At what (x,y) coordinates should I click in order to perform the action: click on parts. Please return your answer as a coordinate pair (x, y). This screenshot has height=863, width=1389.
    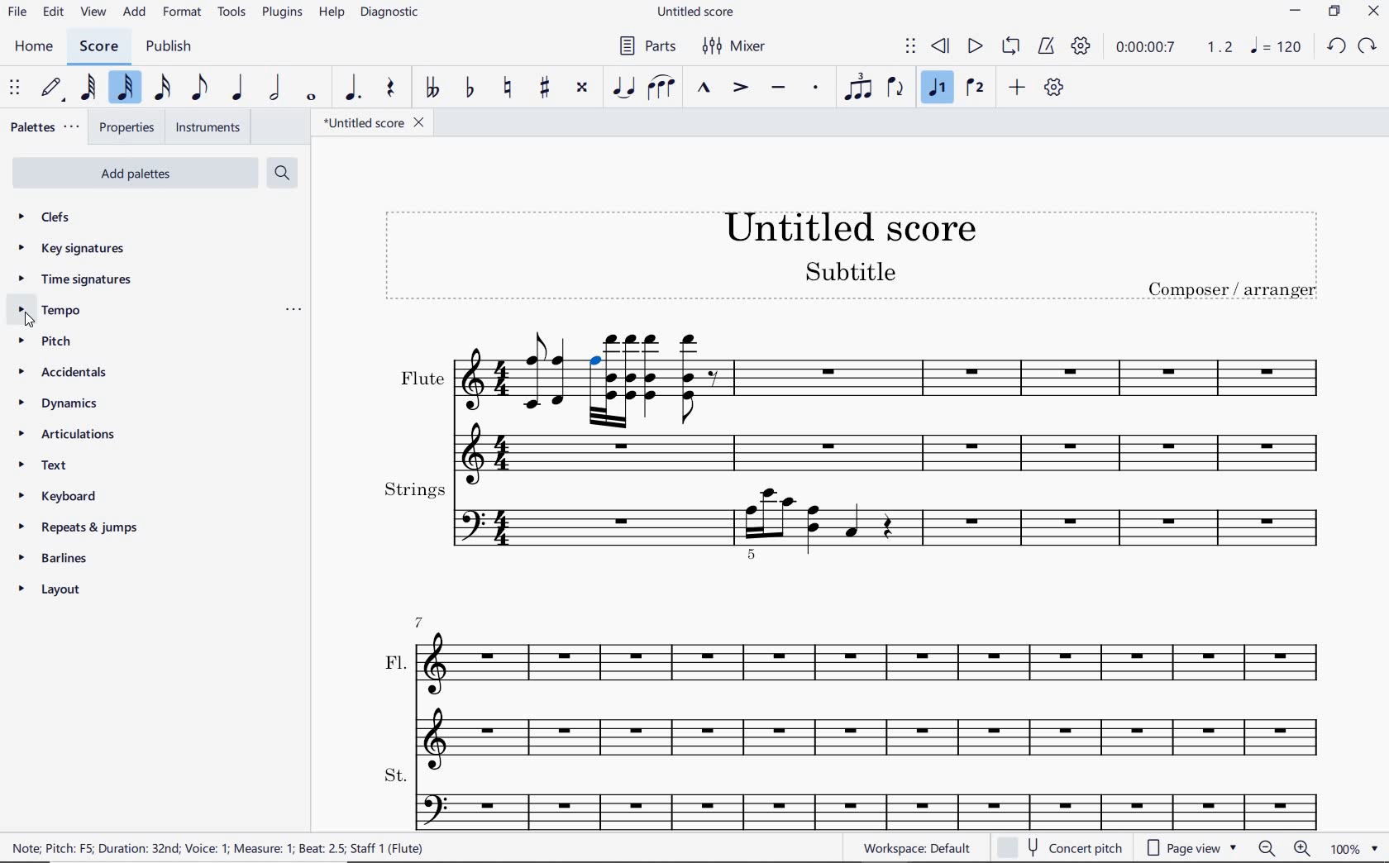
    Looking at the image, I should click on (650, 49).